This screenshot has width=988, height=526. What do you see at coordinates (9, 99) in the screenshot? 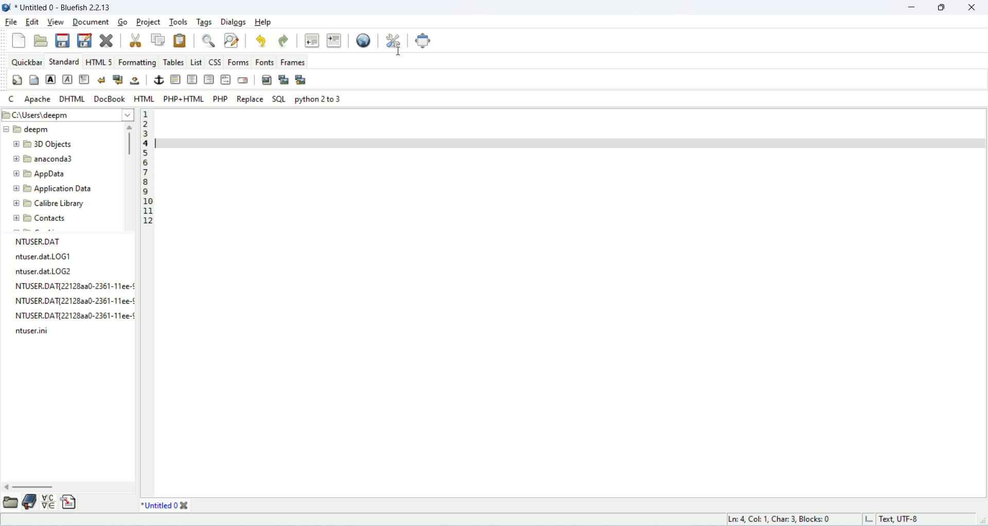
I see `C` at bounding box center [9, 99].